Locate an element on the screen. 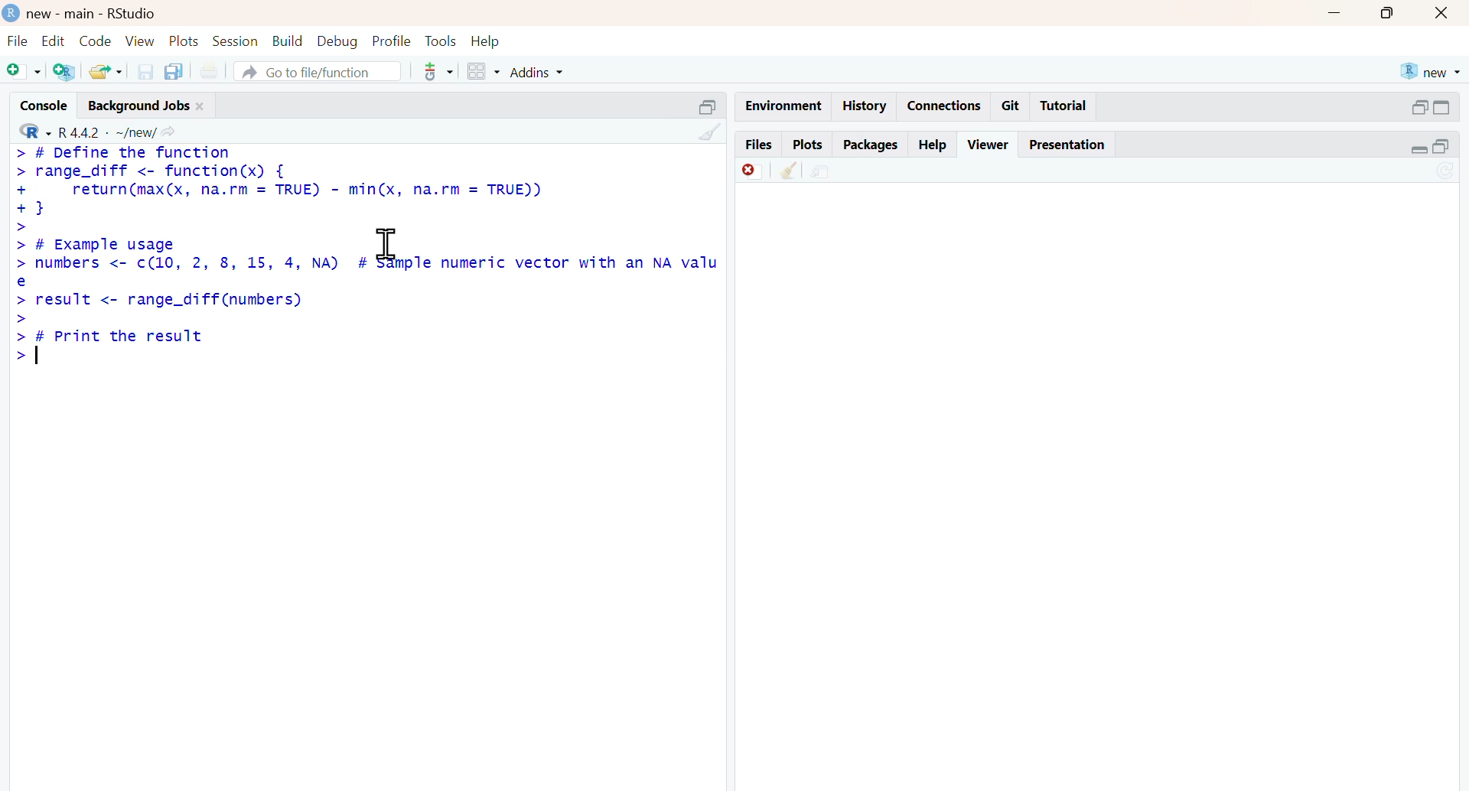 The height and width of the screenshot is (791, 1469). clean is located at coordinates (790, 170).